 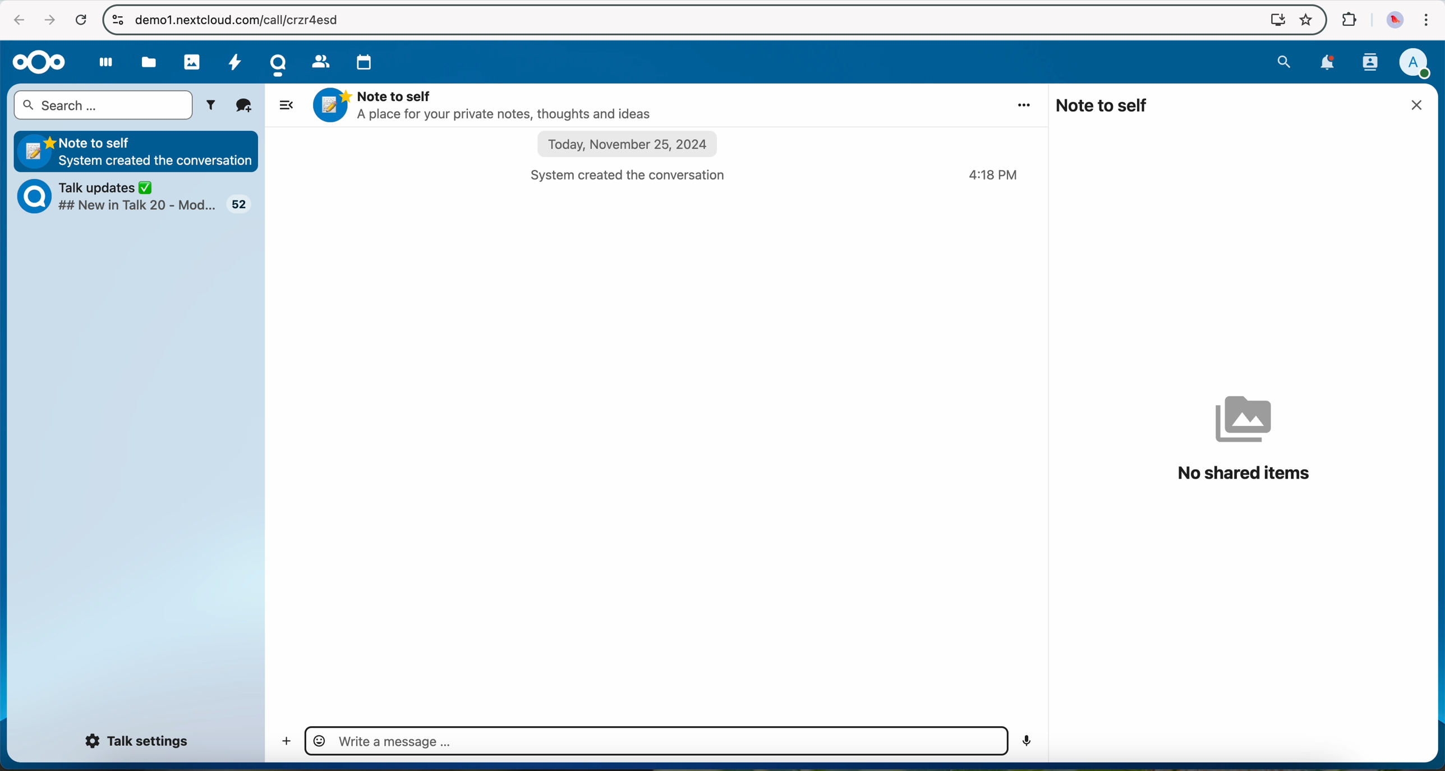 I want to click on voice record, so click(x=1029, y=741).